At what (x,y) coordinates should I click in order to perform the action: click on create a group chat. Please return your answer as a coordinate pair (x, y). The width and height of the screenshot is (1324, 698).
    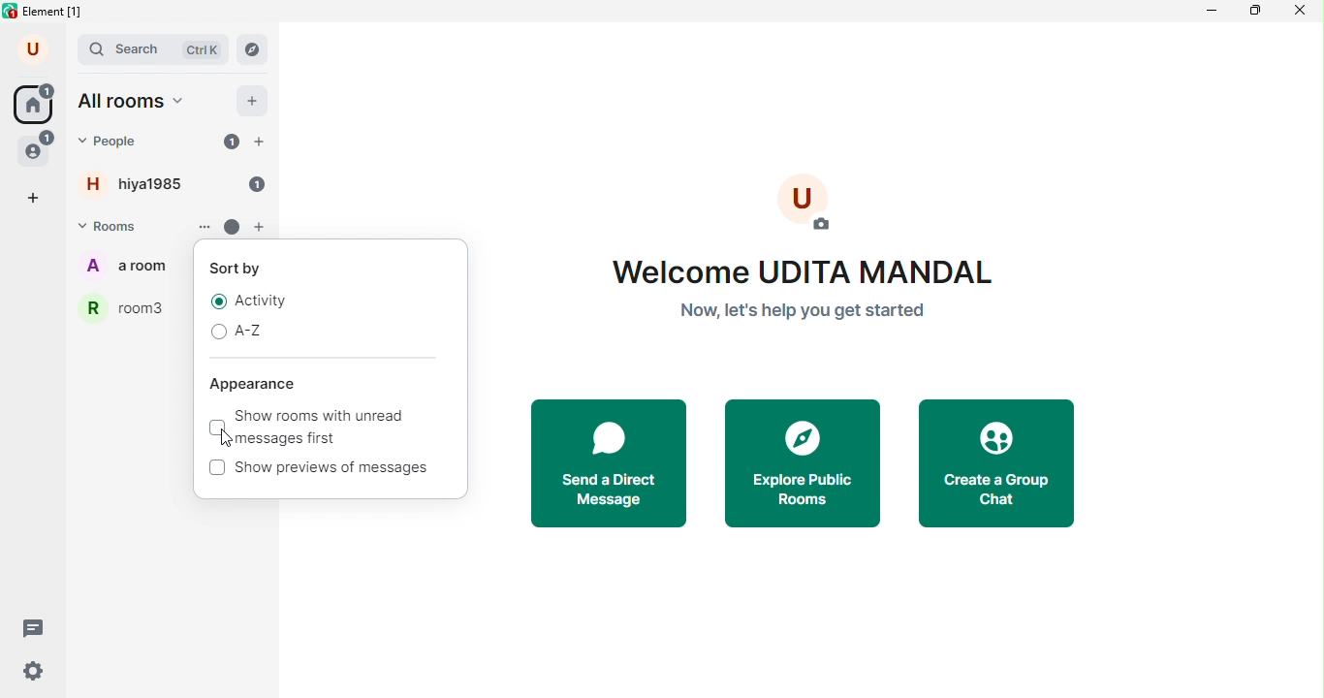
    Looking at the image, I should click on (998, 462).